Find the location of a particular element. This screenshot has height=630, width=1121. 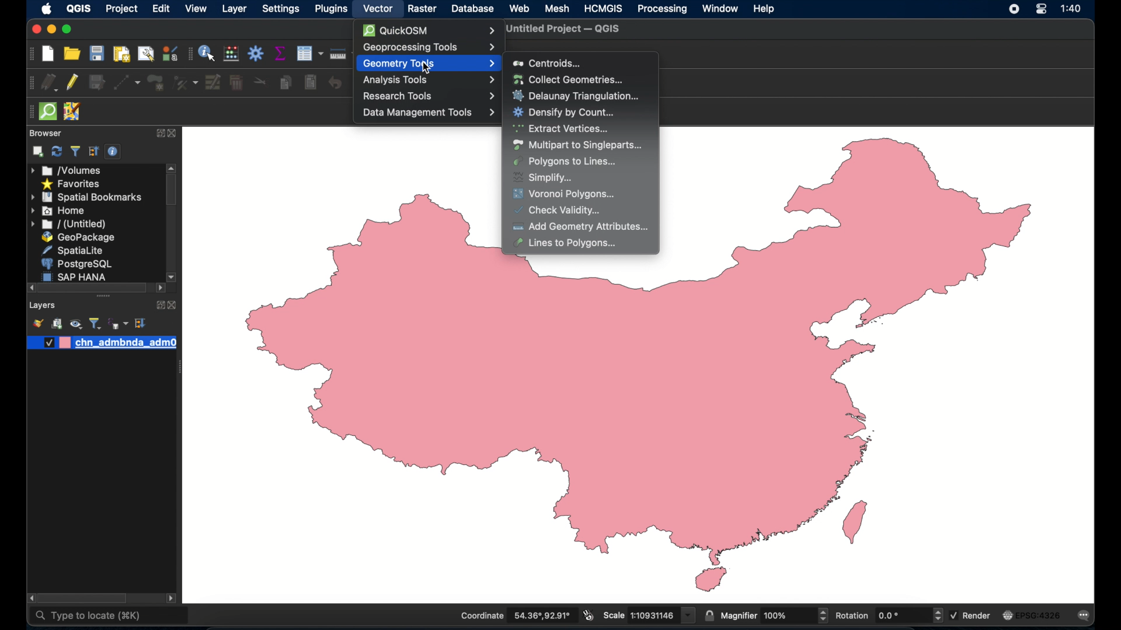

layer is located at coordinates (233, 9).